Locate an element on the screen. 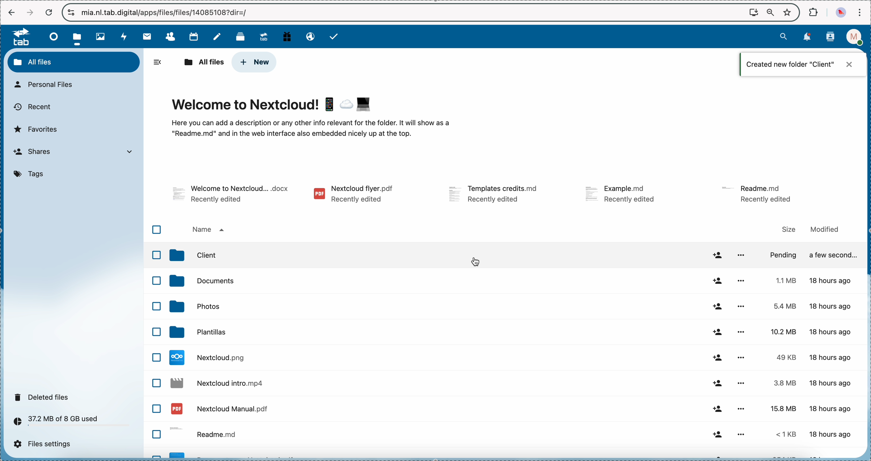 The width and height of the screenshot is (871, 461). double click on client folder is located at coordinates (480, 263).